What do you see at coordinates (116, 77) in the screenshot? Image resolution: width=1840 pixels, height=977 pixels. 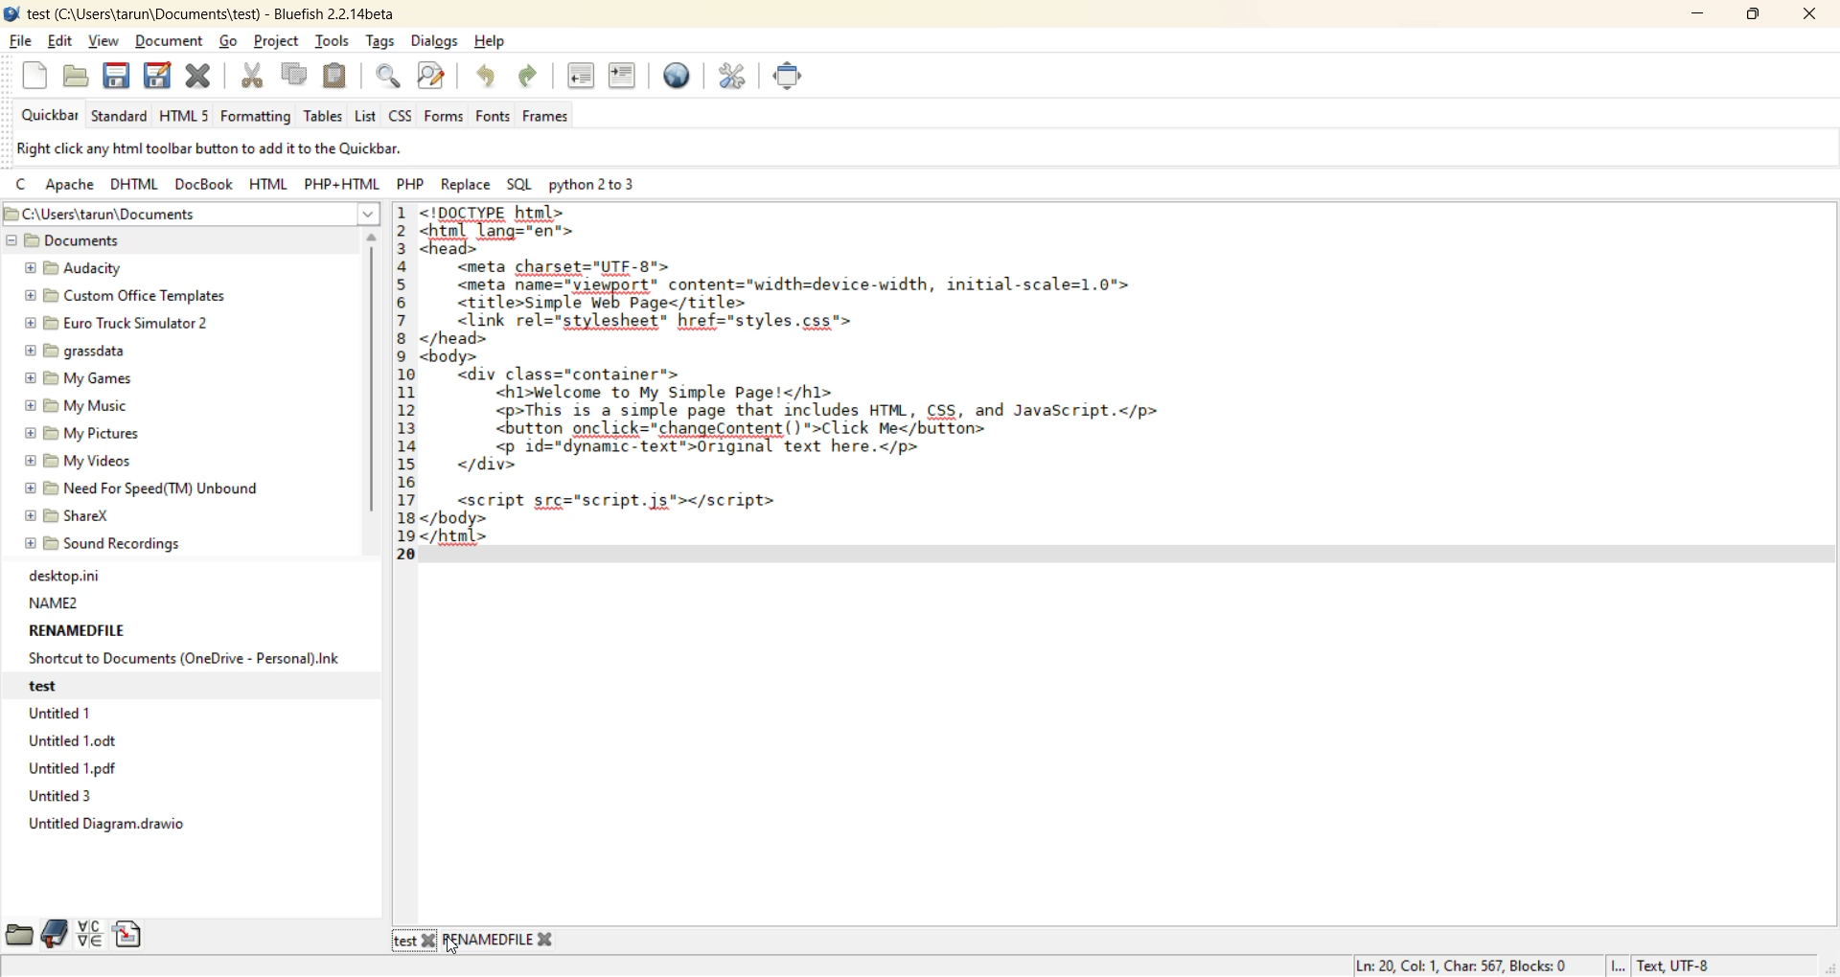 I see `save` at bounding box center [116, 77].